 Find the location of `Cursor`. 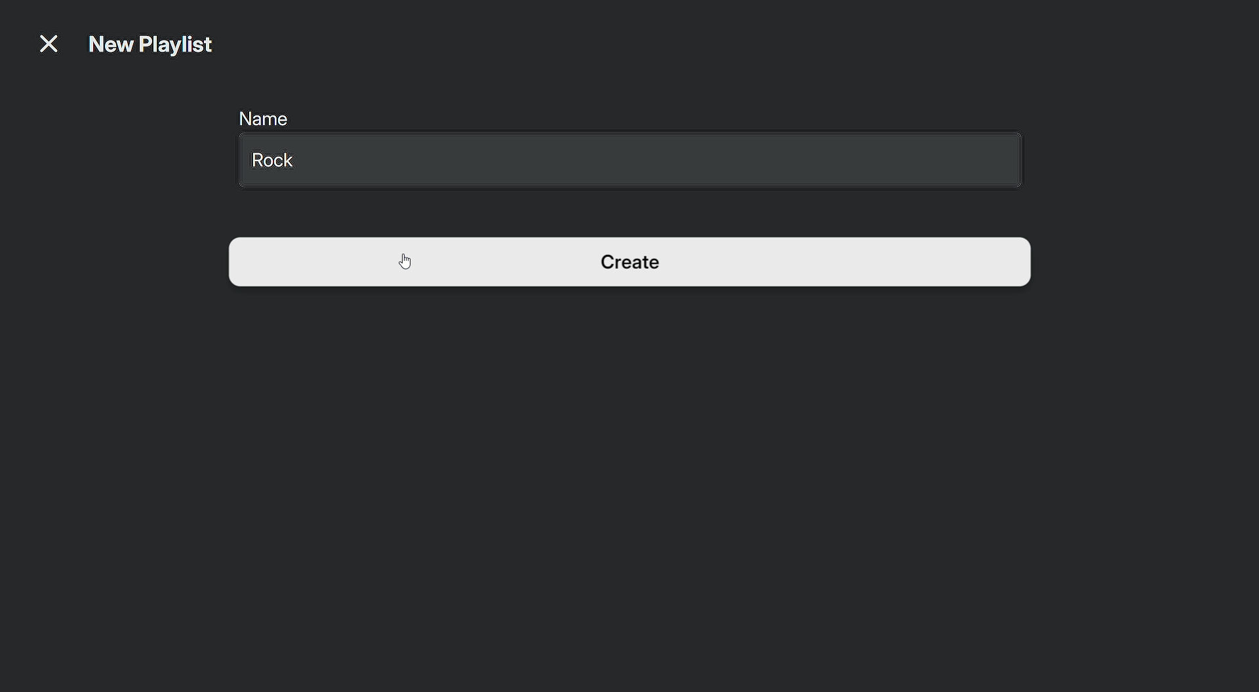

Cursor is located at coordinates (406, 259).